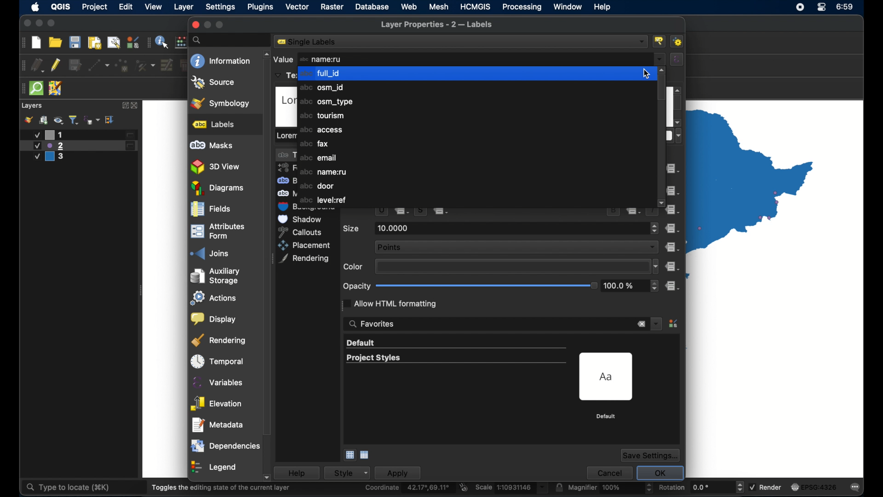 The width and height of the screenshot is (883, 497). What do you see at coordinates (672, 191) in the screenshot?
I see `data defined override` at bounding box center [672, 191].